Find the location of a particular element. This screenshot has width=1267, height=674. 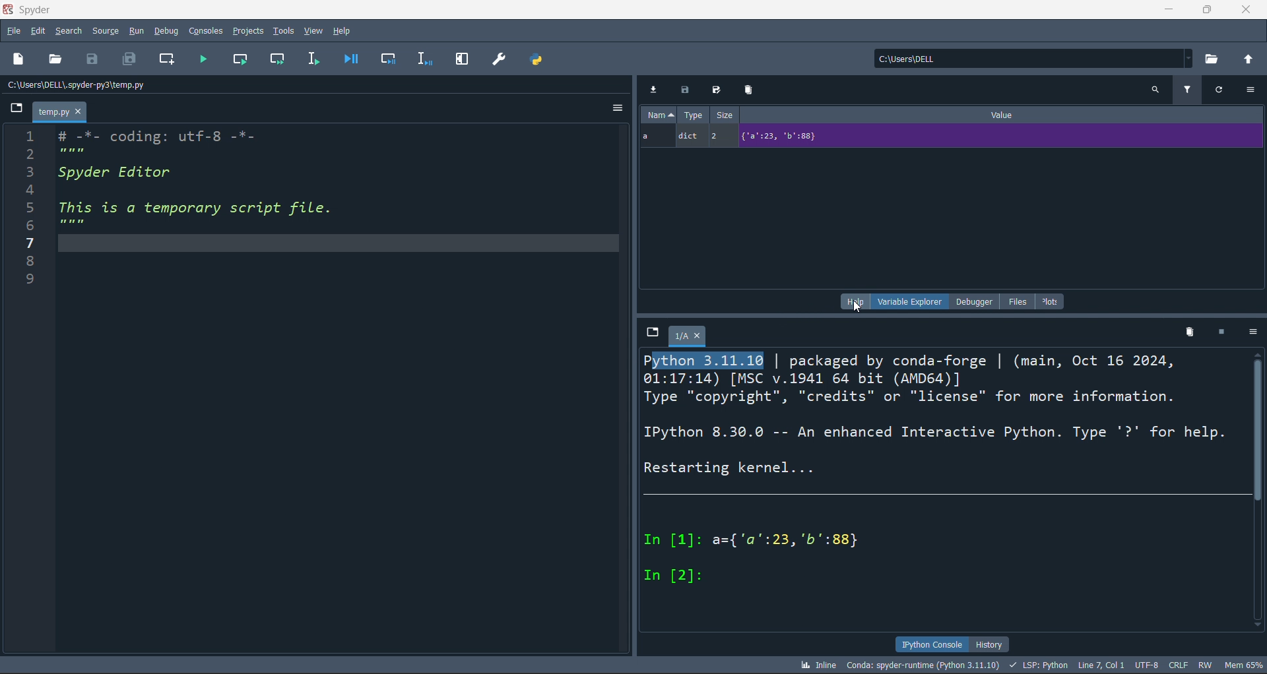

stop kernel is located at coordinates (1222, 334).